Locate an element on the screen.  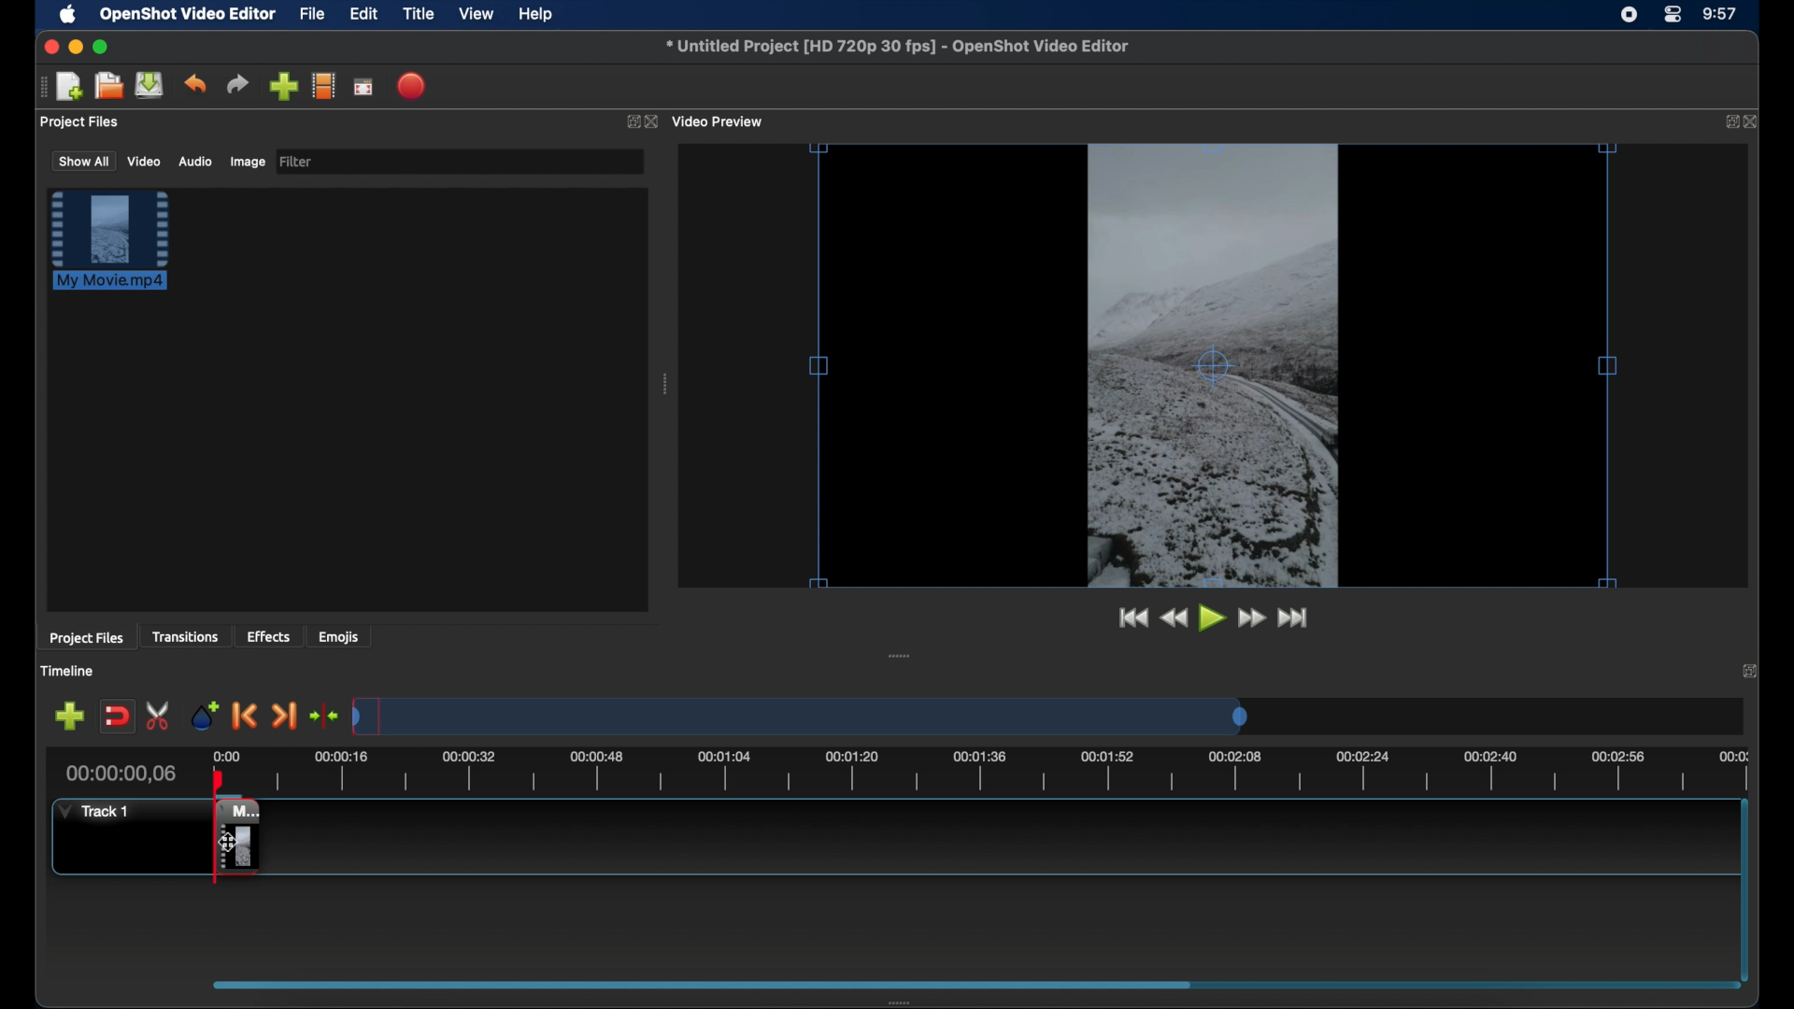
video preview is located at coordinates (719, 122).